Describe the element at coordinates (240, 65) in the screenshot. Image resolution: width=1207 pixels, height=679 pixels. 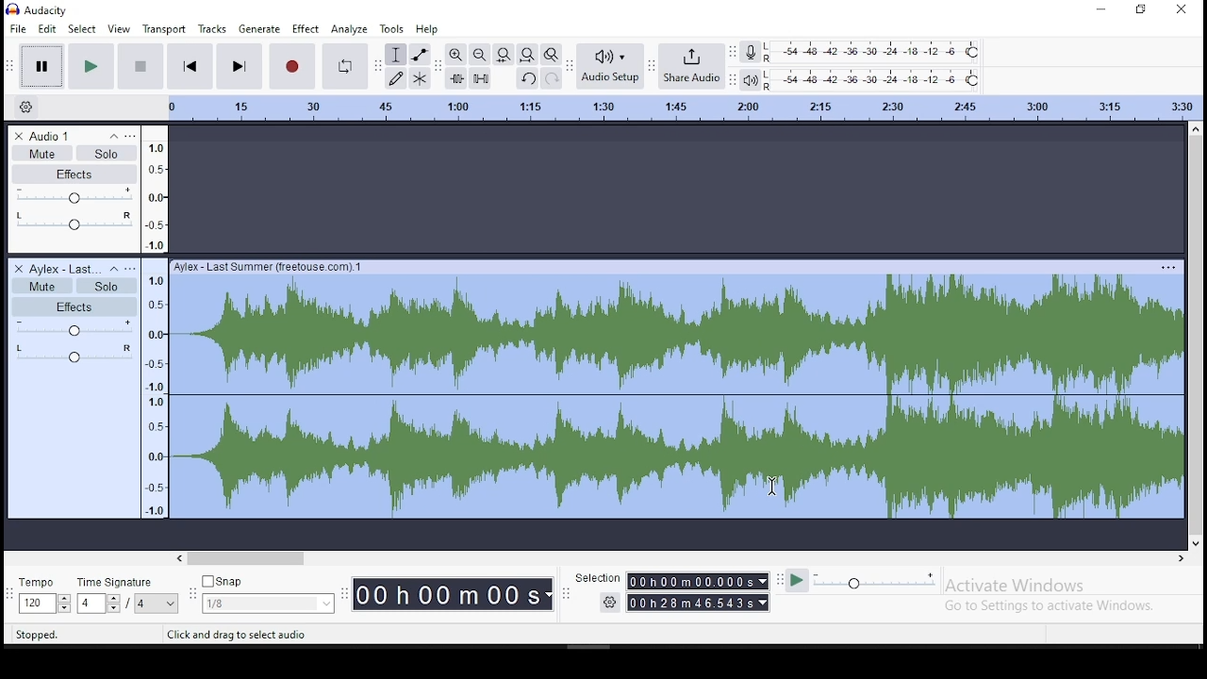
I see `skip to end` at that location.